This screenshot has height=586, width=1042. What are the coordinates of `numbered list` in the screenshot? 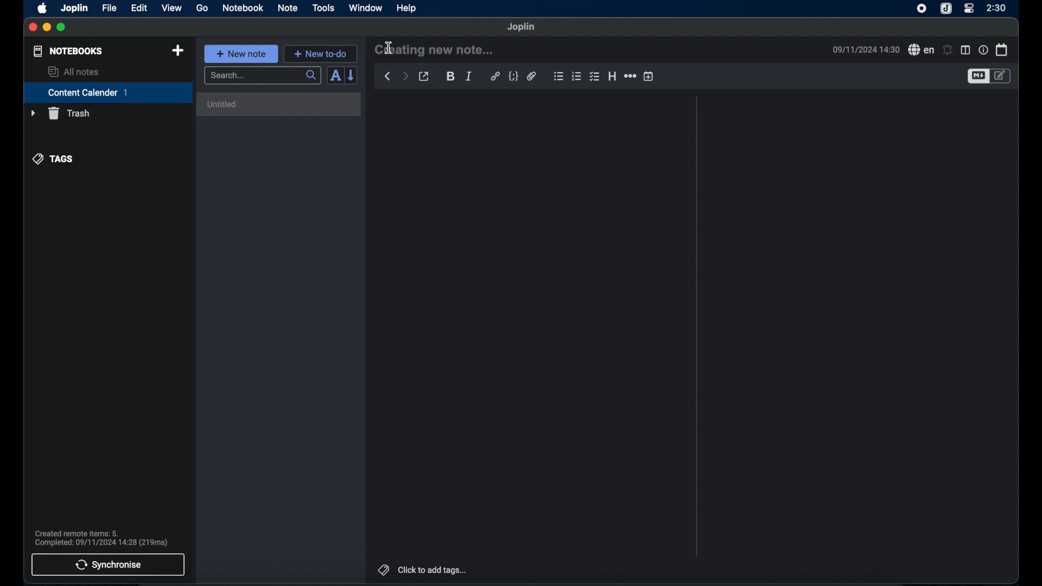 It's located at (576, 77).